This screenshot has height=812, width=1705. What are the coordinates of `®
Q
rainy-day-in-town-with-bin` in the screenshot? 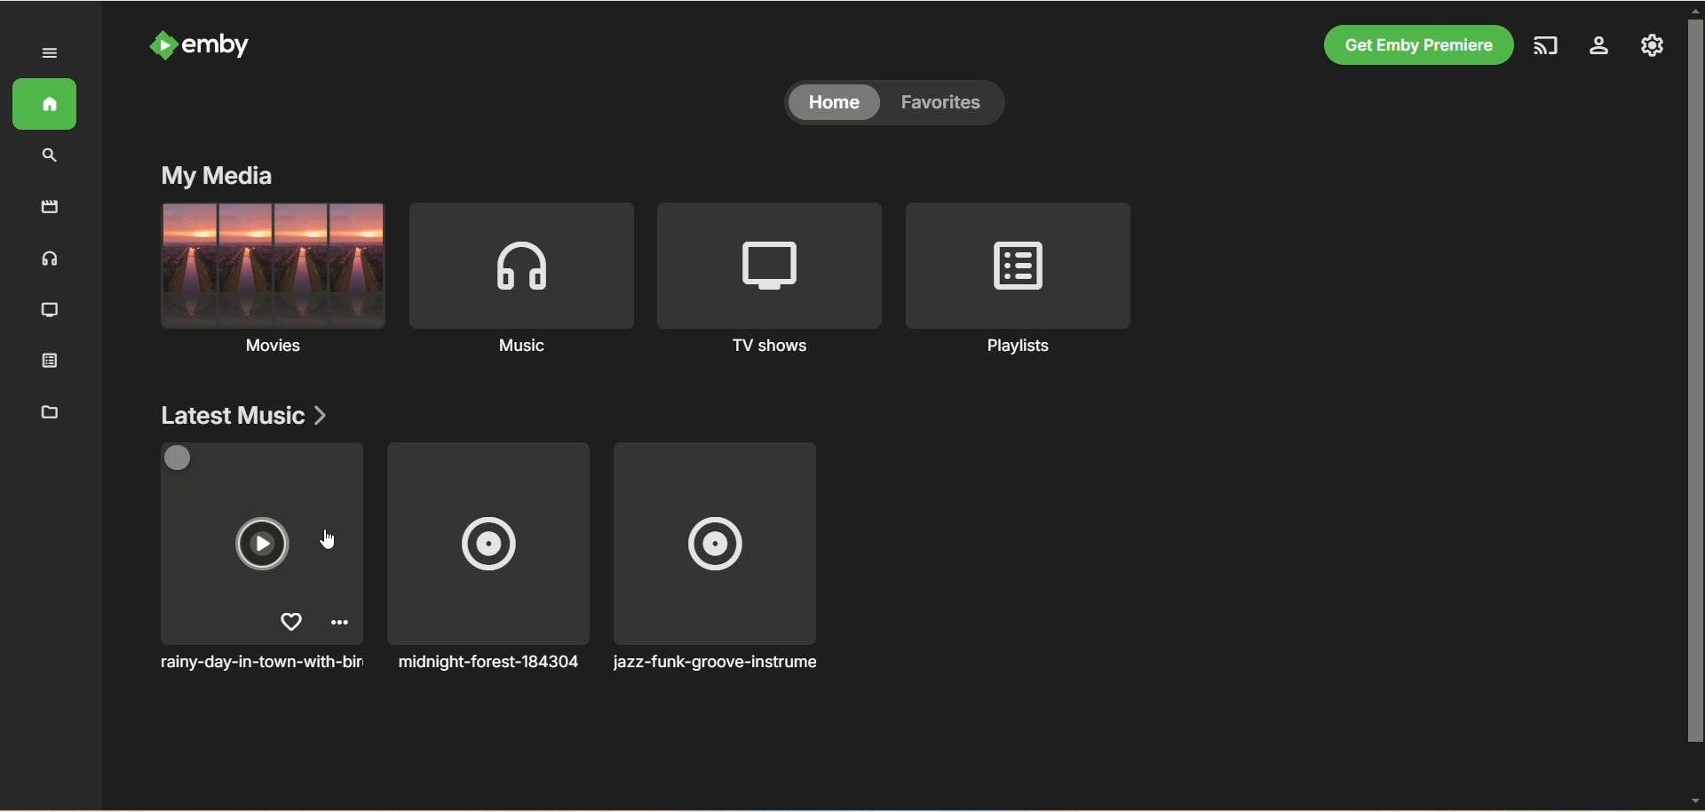 It's located at (259, 559).